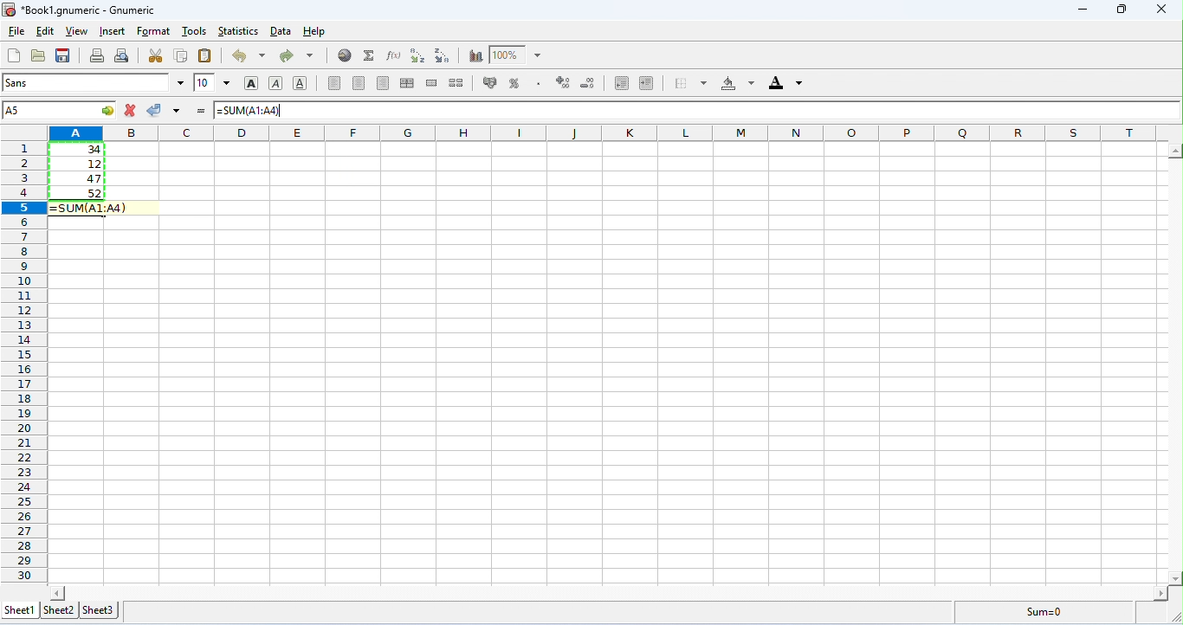 The height and width of the screenshot is (625, 1183). What do you see at coordinates (623, 83) in the screenshot?
I see `decrease indent` at bounding box center [623, 83].